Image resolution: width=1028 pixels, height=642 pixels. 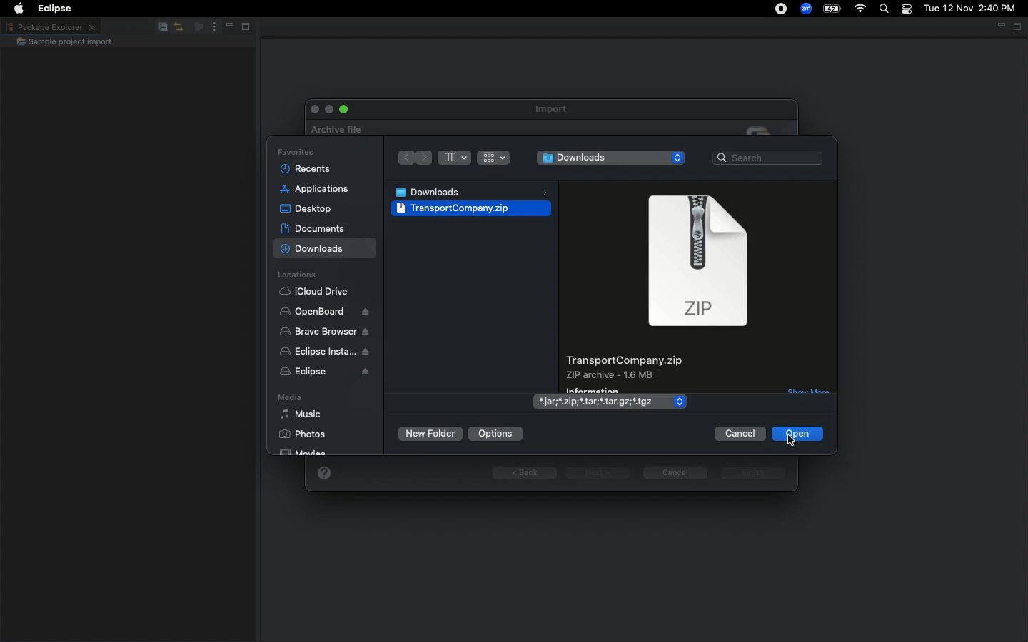 I want to click on Eclipse, so click(x=56, y=9).